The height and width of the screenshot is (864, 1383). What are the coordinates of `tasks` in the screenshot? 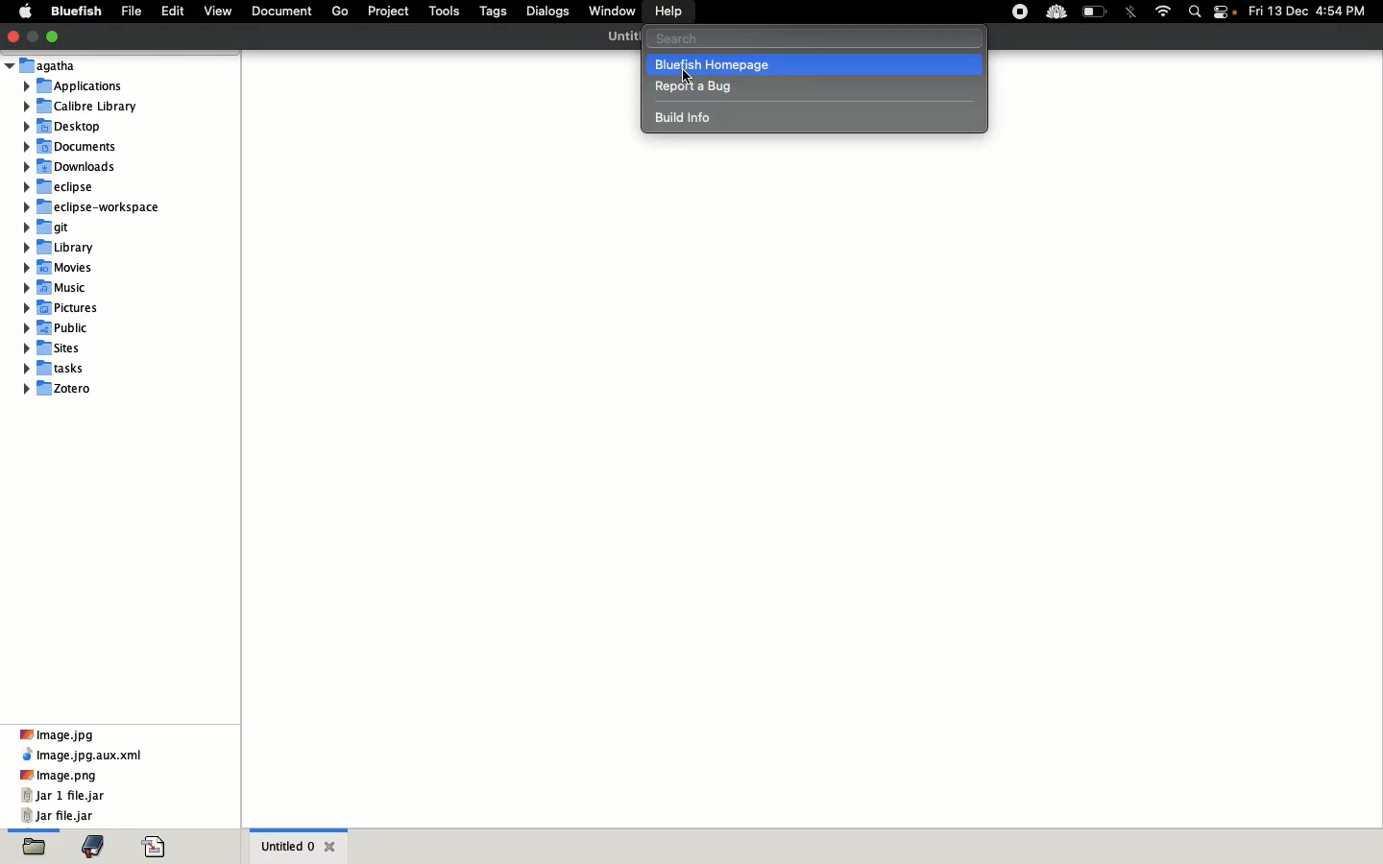 It's located at (65, 368).